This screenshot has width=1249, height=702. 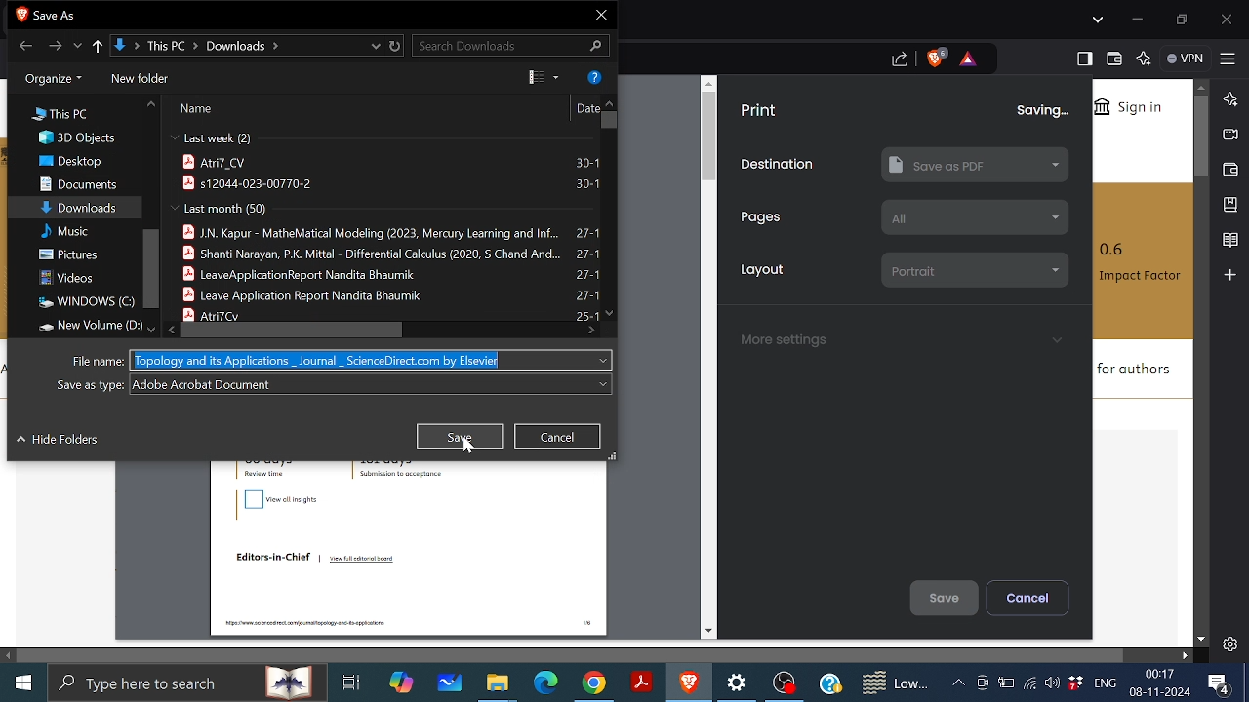 I want to click on Internet access, so click(x=1027, y=683).